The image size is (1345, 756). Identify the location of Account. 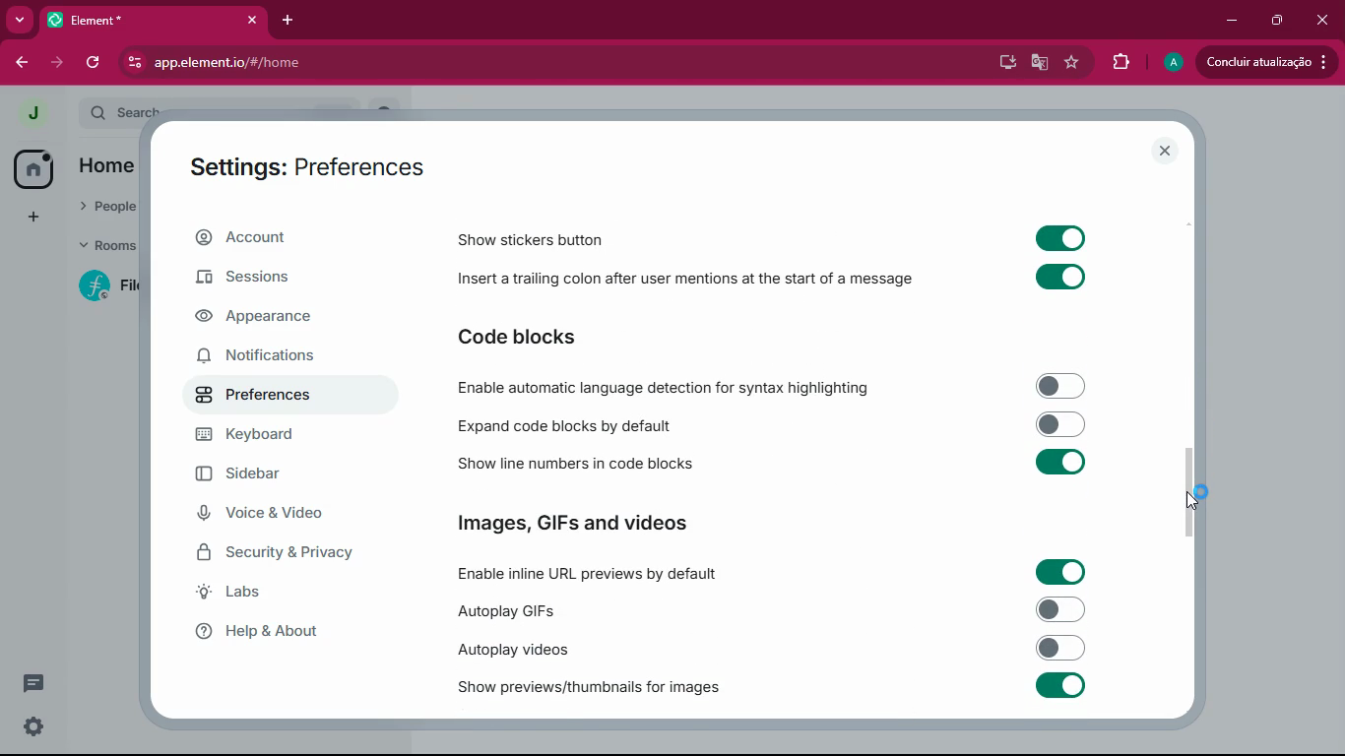
(279, 237).